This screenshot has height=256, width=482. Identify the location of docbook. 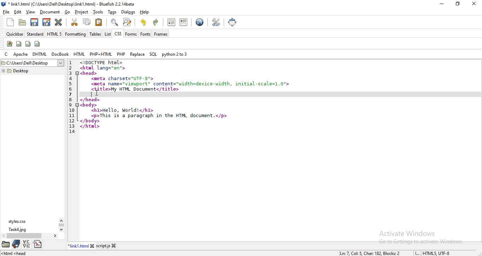
(60, 54).